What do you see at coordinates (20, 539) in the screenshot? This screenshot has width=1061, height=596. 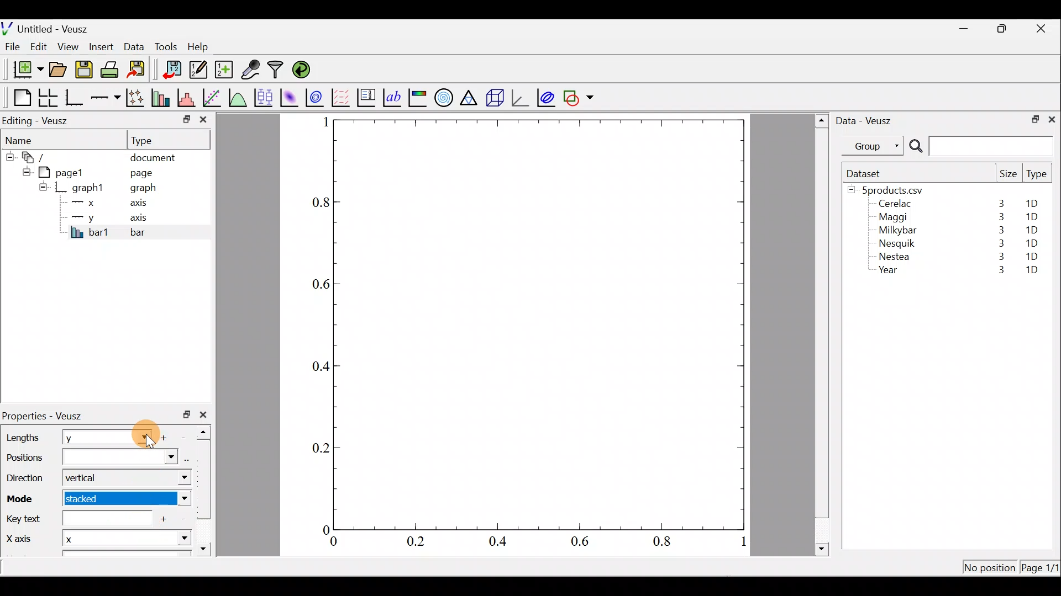 I see `X axis` at bounding box center [20, 539].